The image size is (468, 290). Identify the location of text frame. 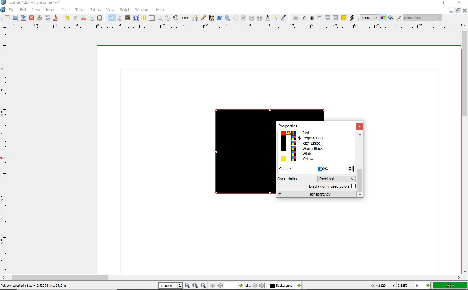
(121, 18).